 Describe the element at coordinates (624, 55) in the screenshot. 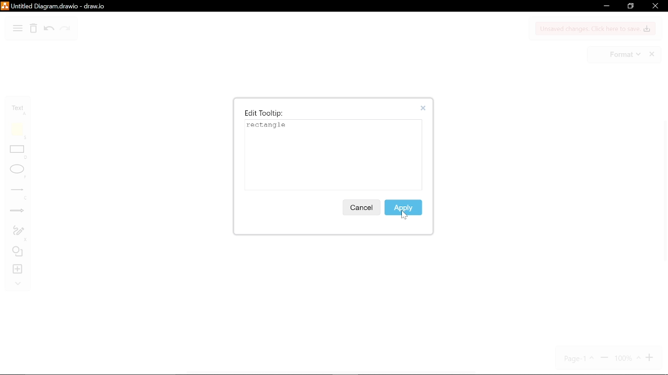

I see `format` at that location.